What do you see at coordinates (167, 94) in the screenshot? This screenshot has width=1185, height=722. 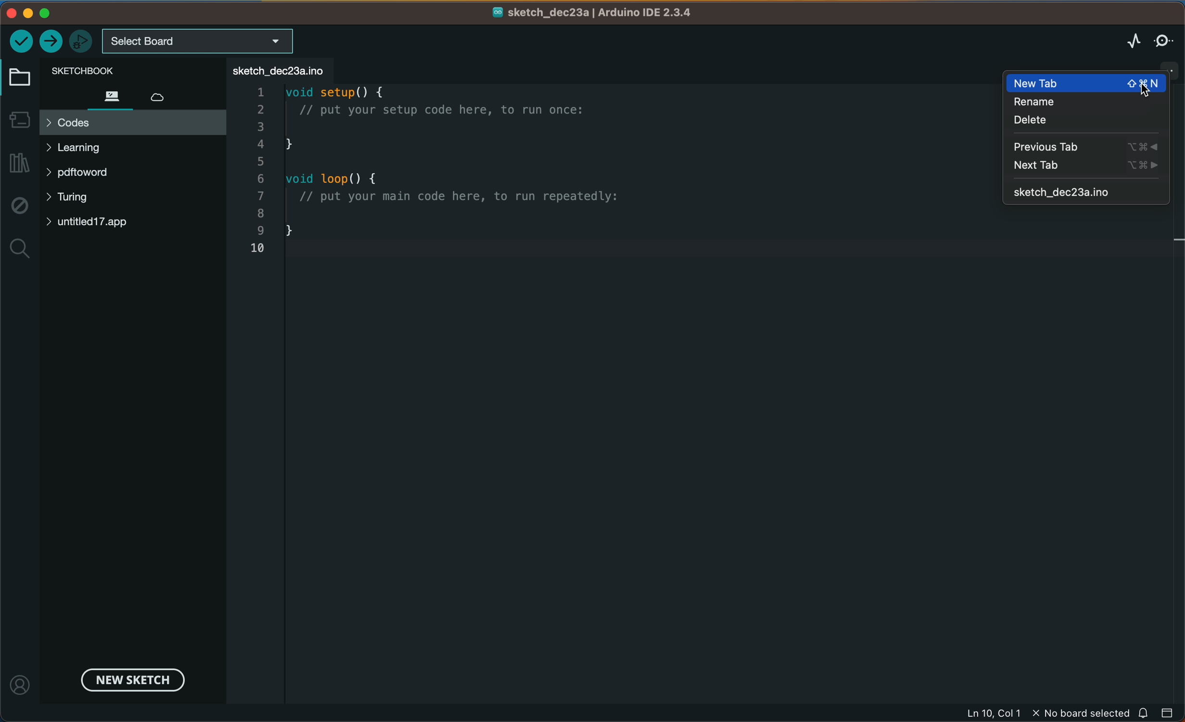 I see `cloud` at bounding box center [167, 94].